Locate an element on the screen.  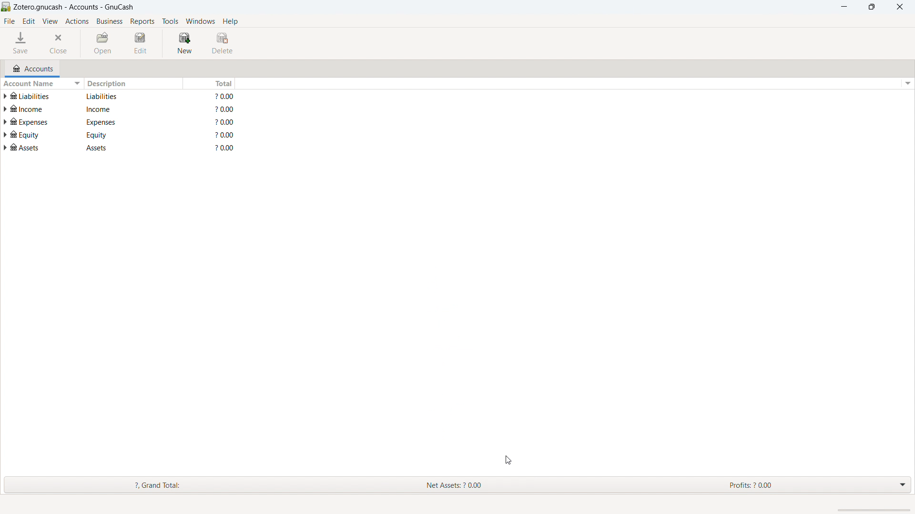
actions is located at coordinates (77, 22).